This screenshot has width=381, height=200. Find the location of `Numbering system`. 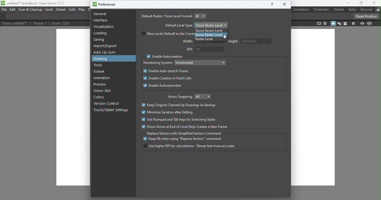

Numbering system is located at coordinates (158, 63).